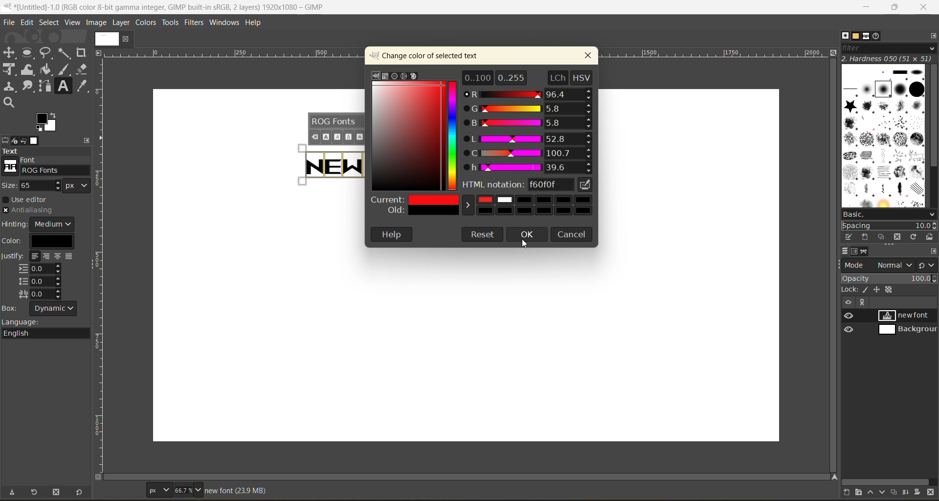 The image size is (939, 501). I want to click on size, so click(49, 185).